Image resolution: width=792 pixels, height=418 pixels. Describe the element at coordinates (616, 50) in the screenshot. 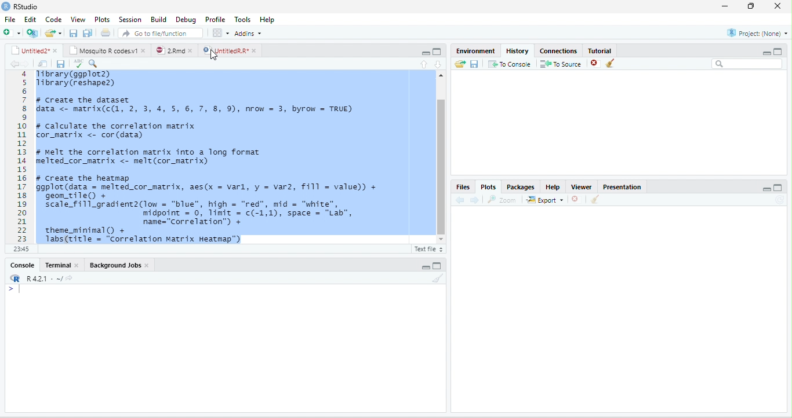

I see `tutorial` at that location.